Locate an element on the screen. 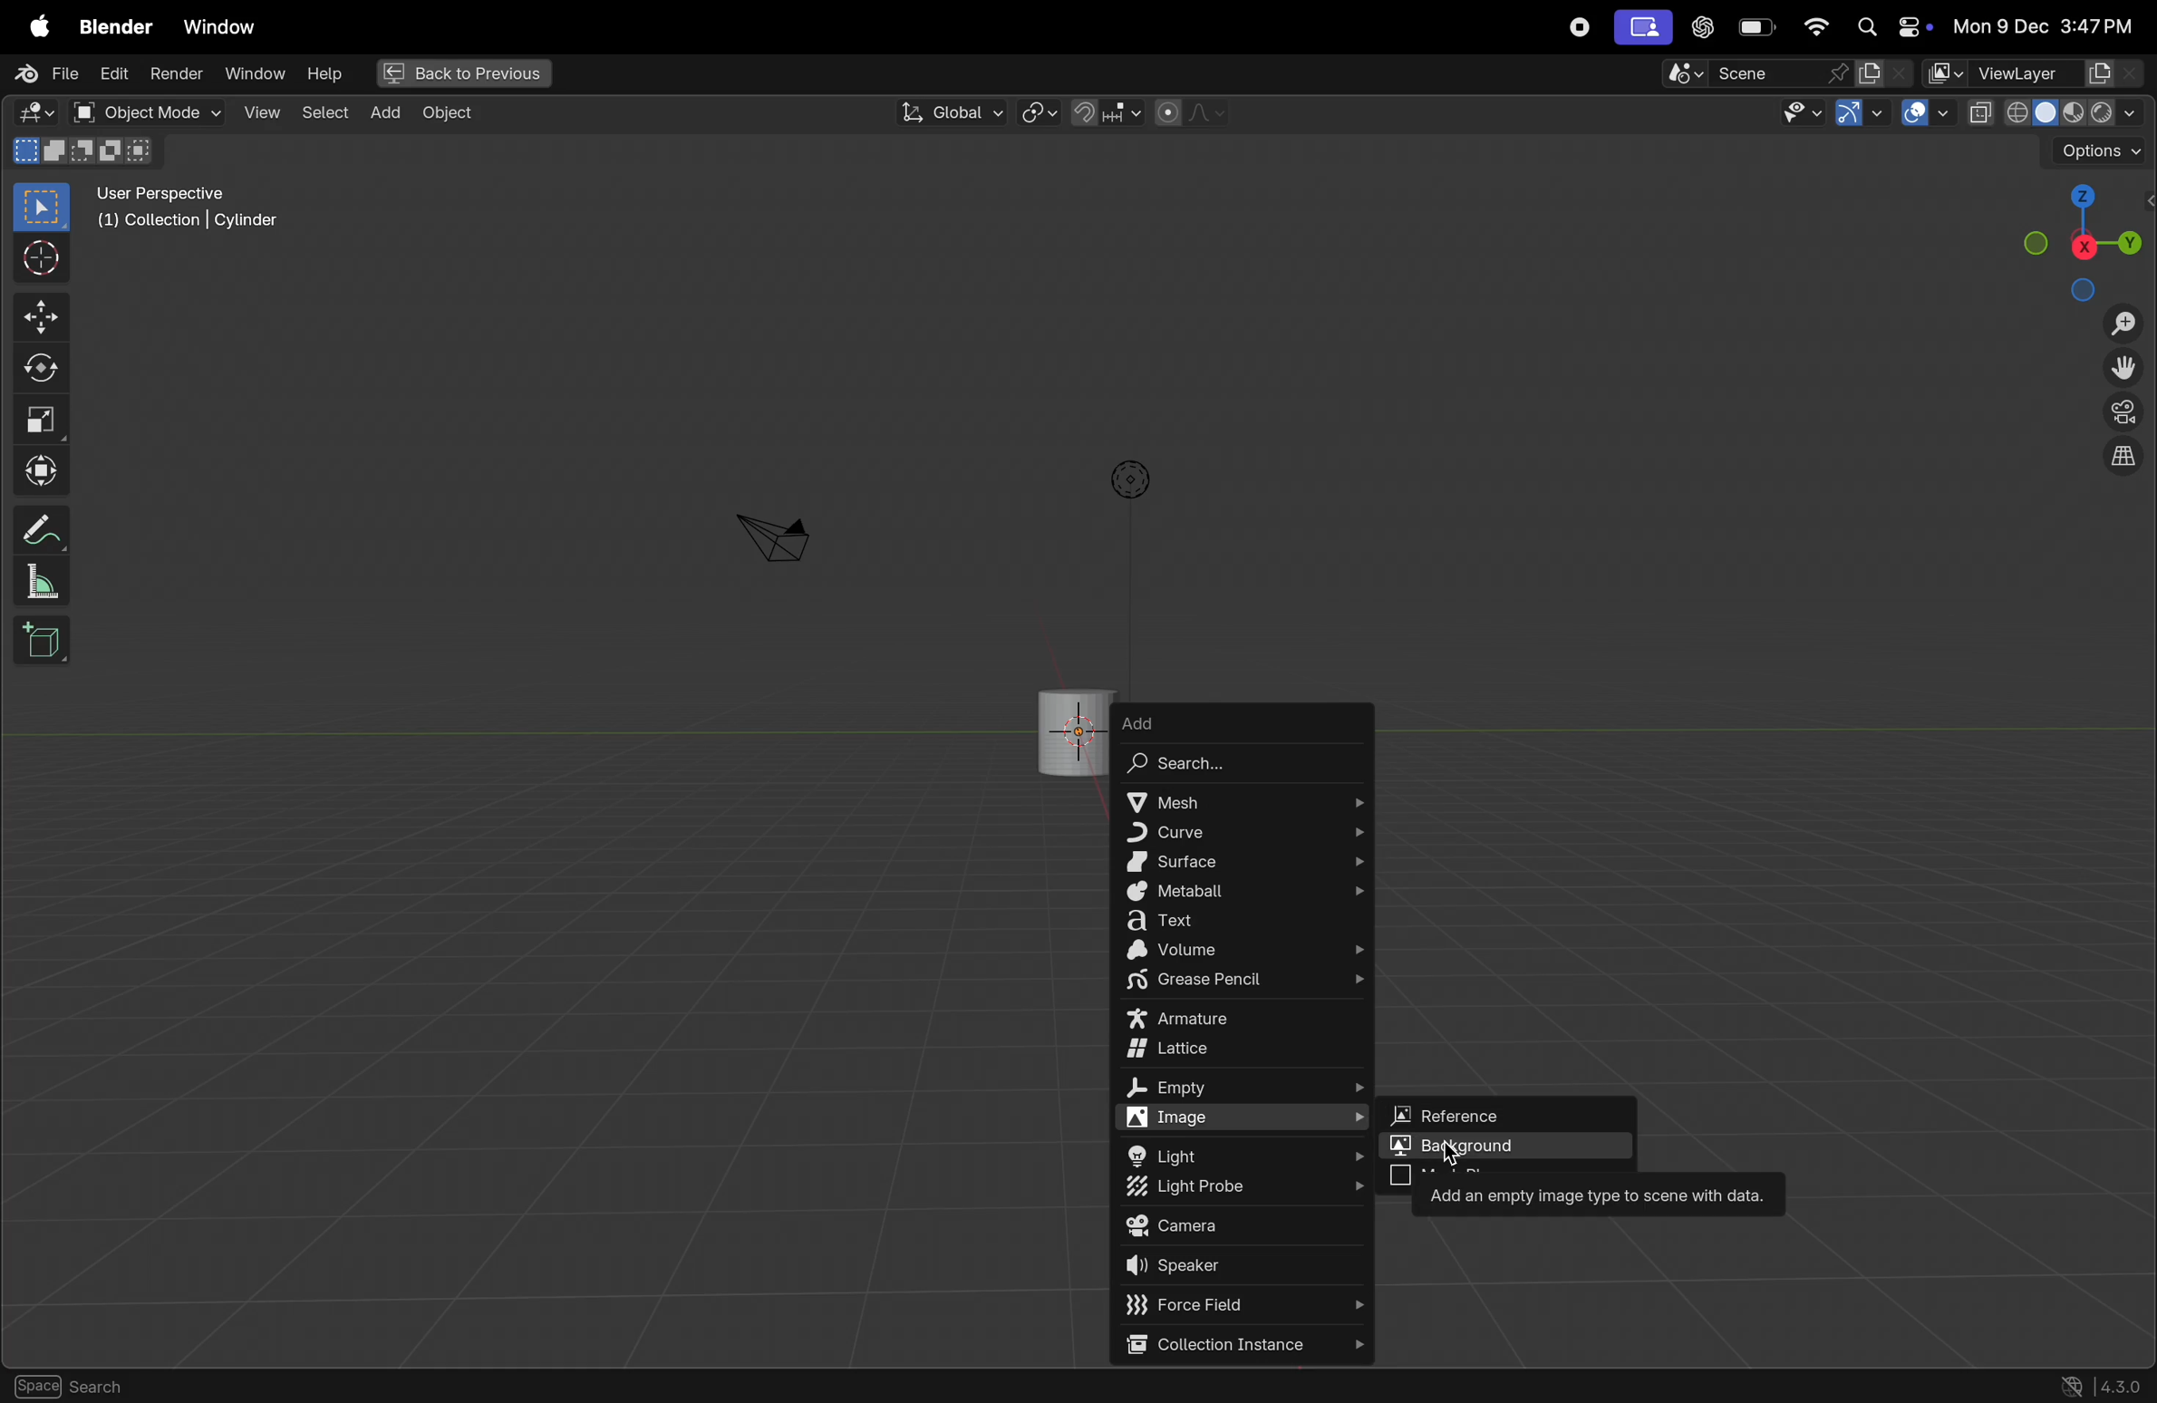 This screenshot has height=1403, width=2157. move is located at coordinates (38, 318).